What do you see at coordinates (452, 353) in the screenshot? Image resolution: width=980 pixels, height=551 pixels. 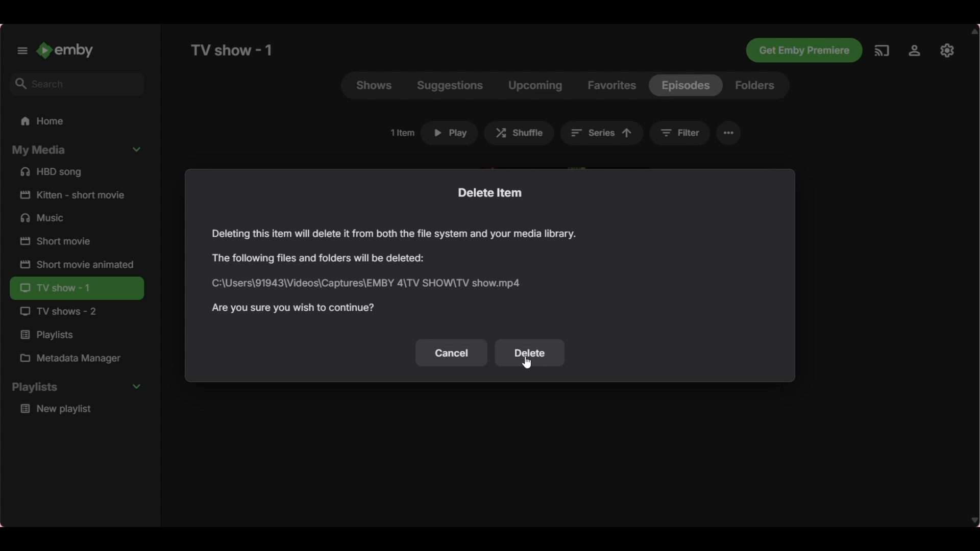 I see `Un-save selection` at bounding box center [452, 353].